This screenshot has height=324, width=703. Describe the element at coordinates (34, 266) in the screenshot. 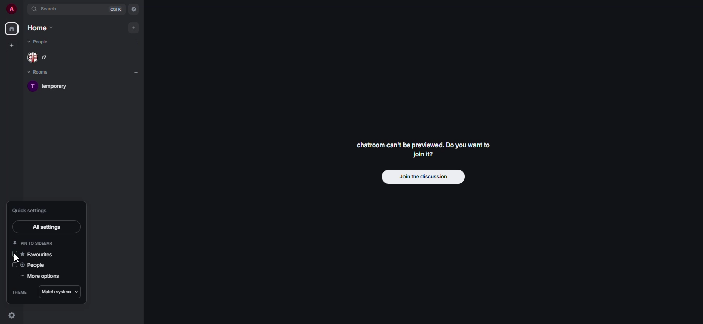

I see `people` at that location.